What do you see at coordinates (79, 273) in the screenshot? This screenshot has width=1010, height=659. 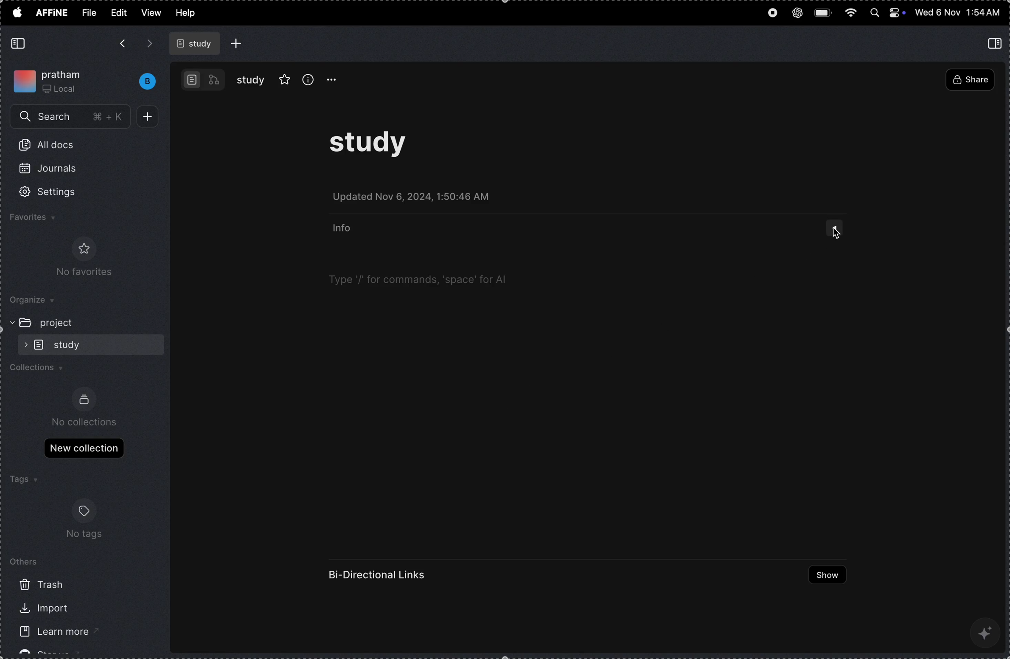 I see `No favorites` at bounding box center [79, 273].